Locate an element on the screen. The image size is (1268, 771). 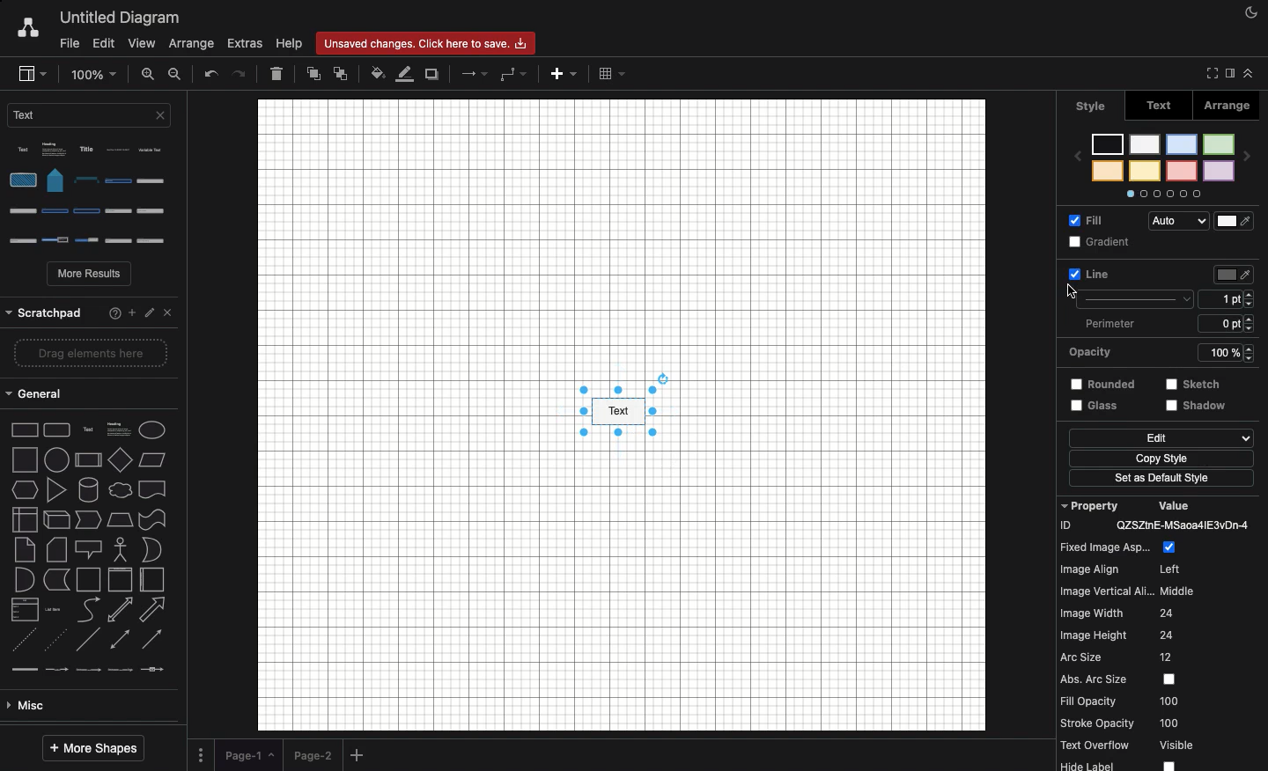
Arrow is located at coordinates (475, 73).